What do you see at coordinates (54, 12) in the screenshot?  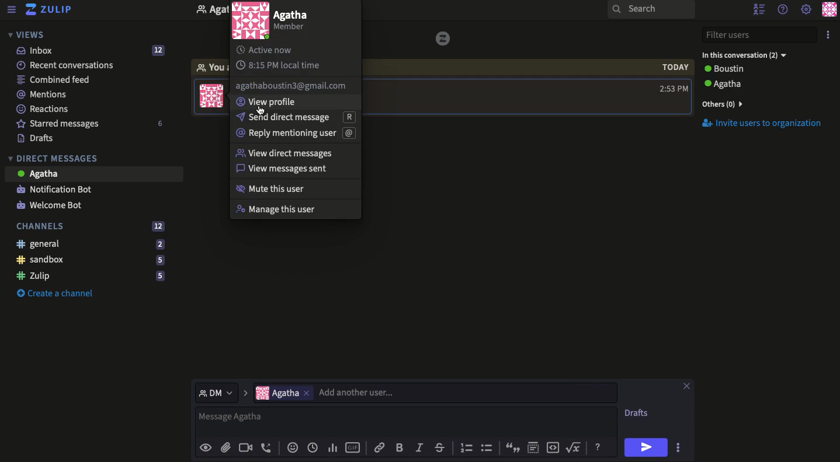 I see `Zulip` at bounding box center [54, 12].